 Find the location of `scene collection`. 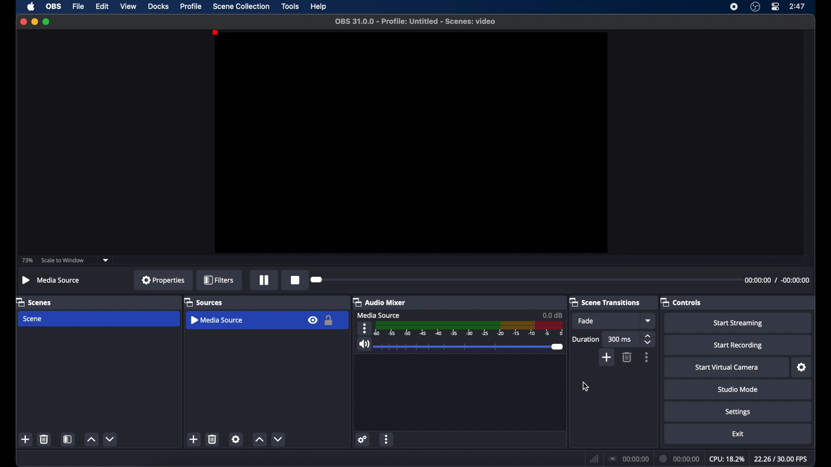

scene collection is located at coordinates (242, 6).